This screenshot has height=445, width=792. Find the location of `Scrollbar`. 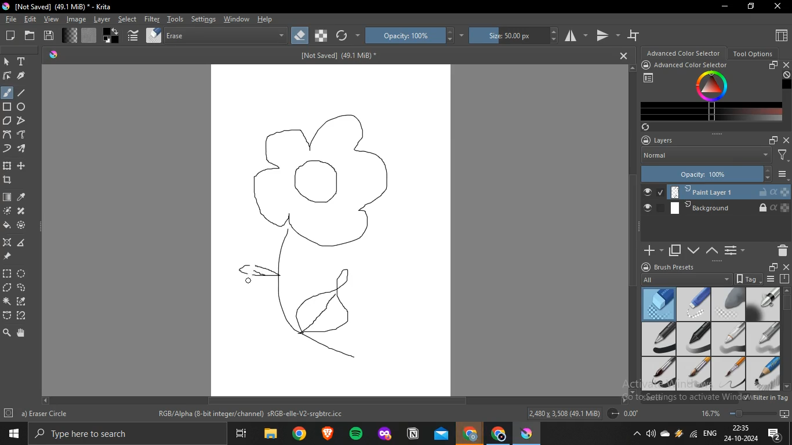

Scrollbar is located at coordinates (787, 333).